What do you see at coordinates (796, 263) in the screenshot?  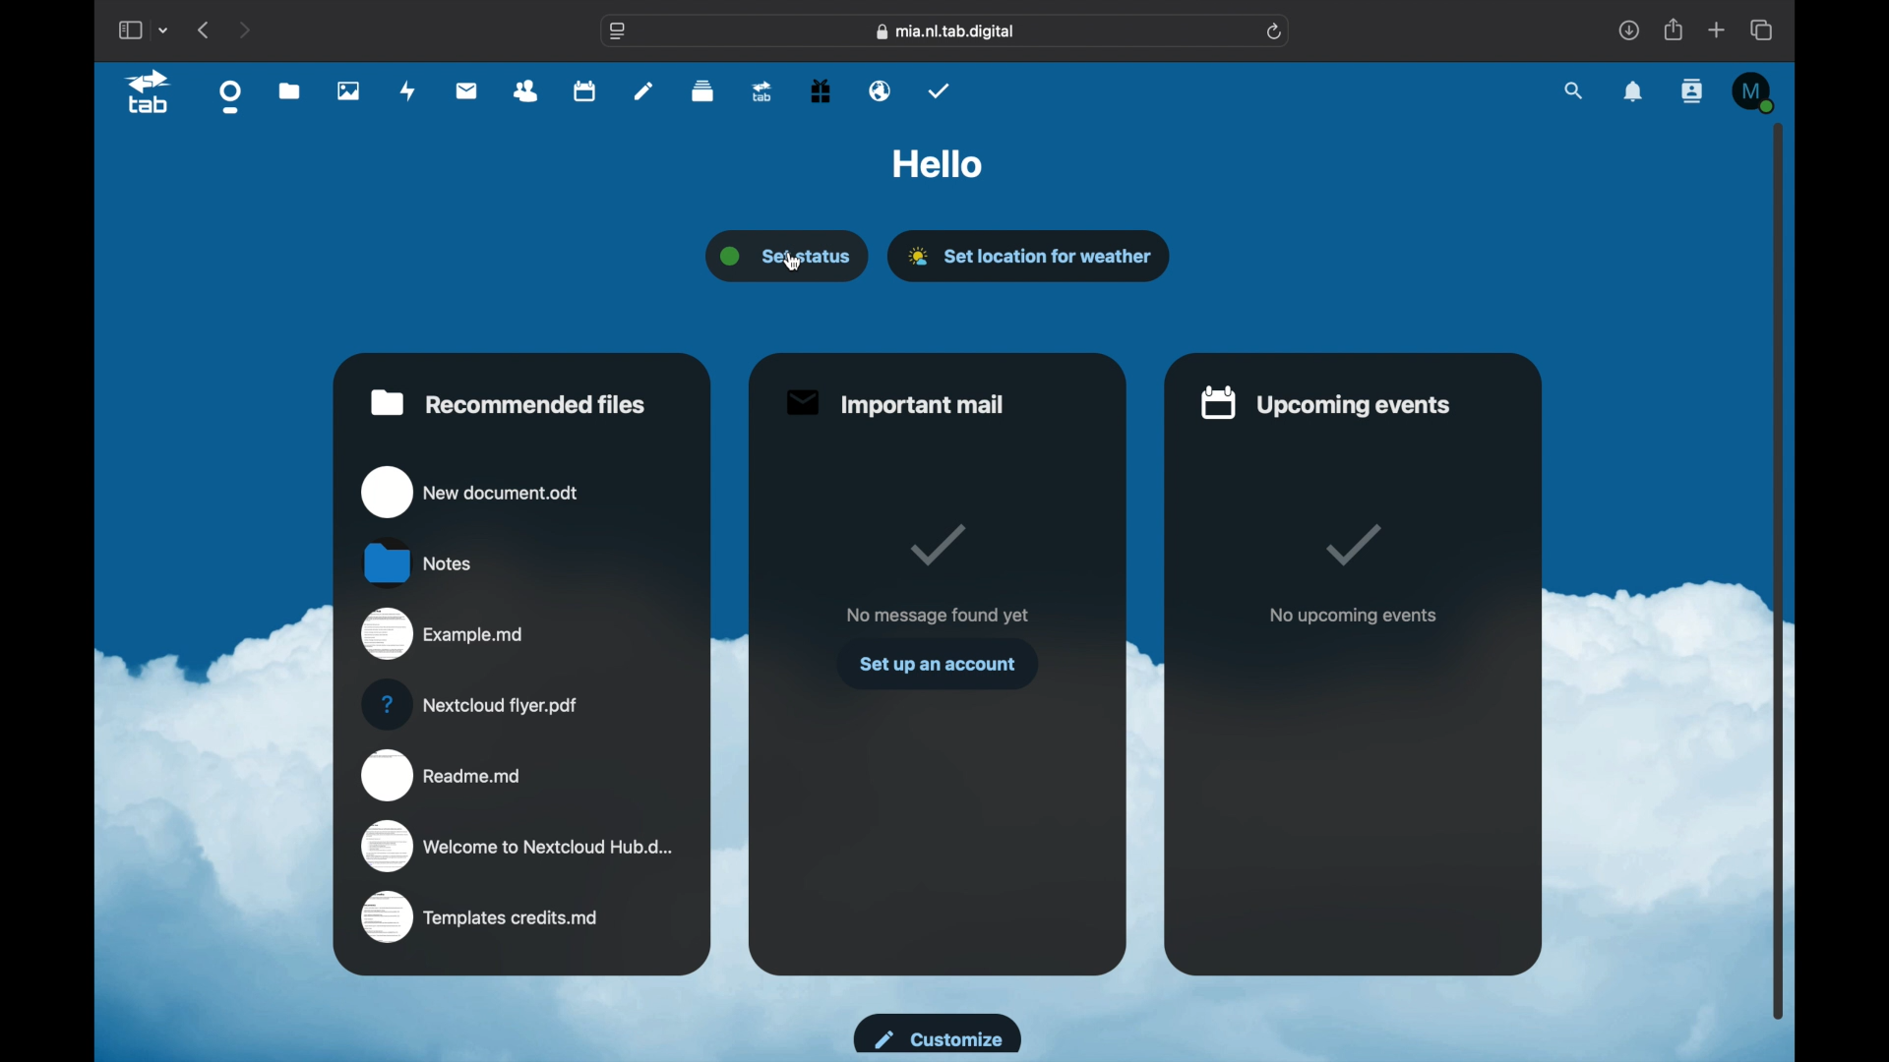 I see `pointing cursor` at bounding box center [796, 263].